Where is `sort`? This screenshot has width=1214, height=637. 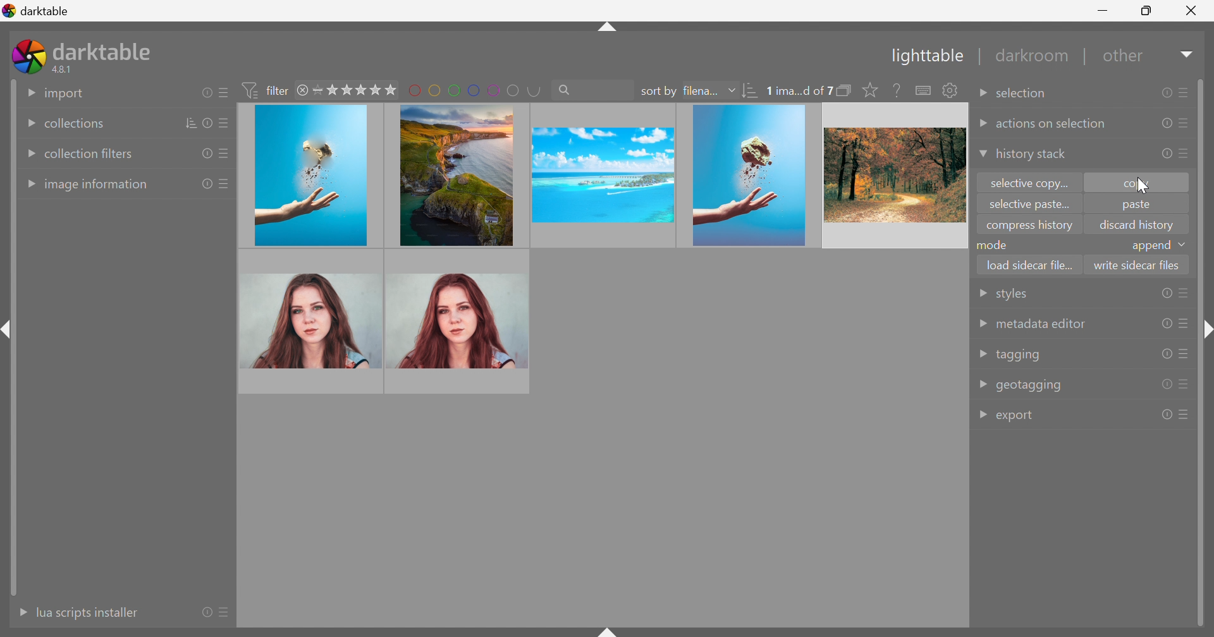 sort is located at coordinates (751, 92).